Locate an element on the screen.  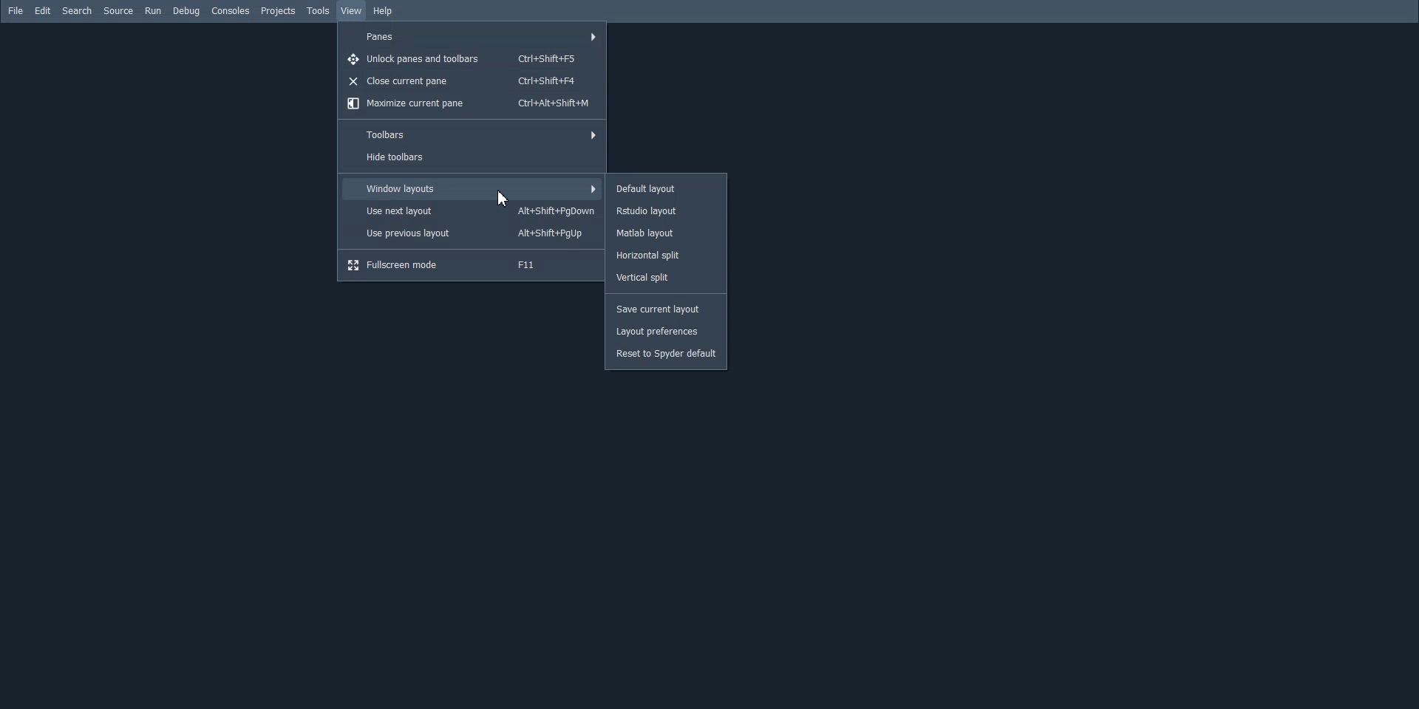
Panes is located at coordinates (472, 35).